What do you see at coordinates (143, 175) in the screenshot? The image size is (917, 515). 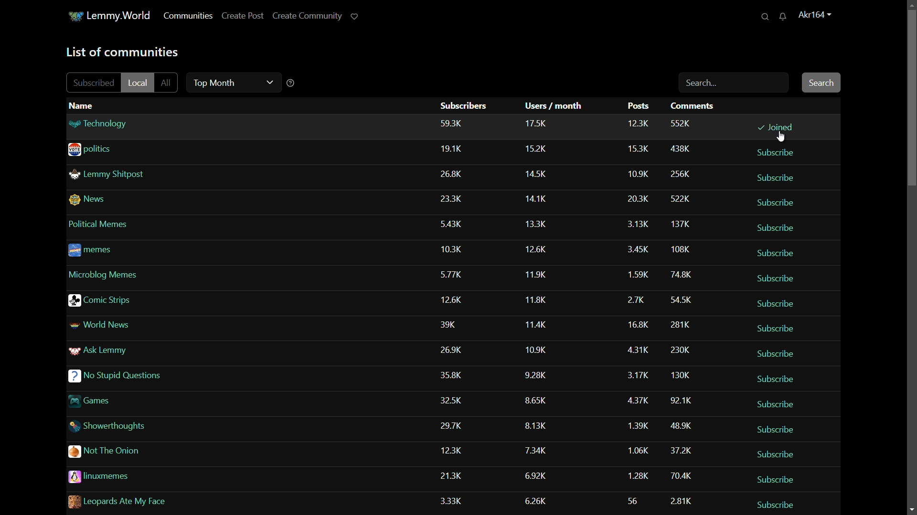 I see `communities name` at bounding box center [143, 175].